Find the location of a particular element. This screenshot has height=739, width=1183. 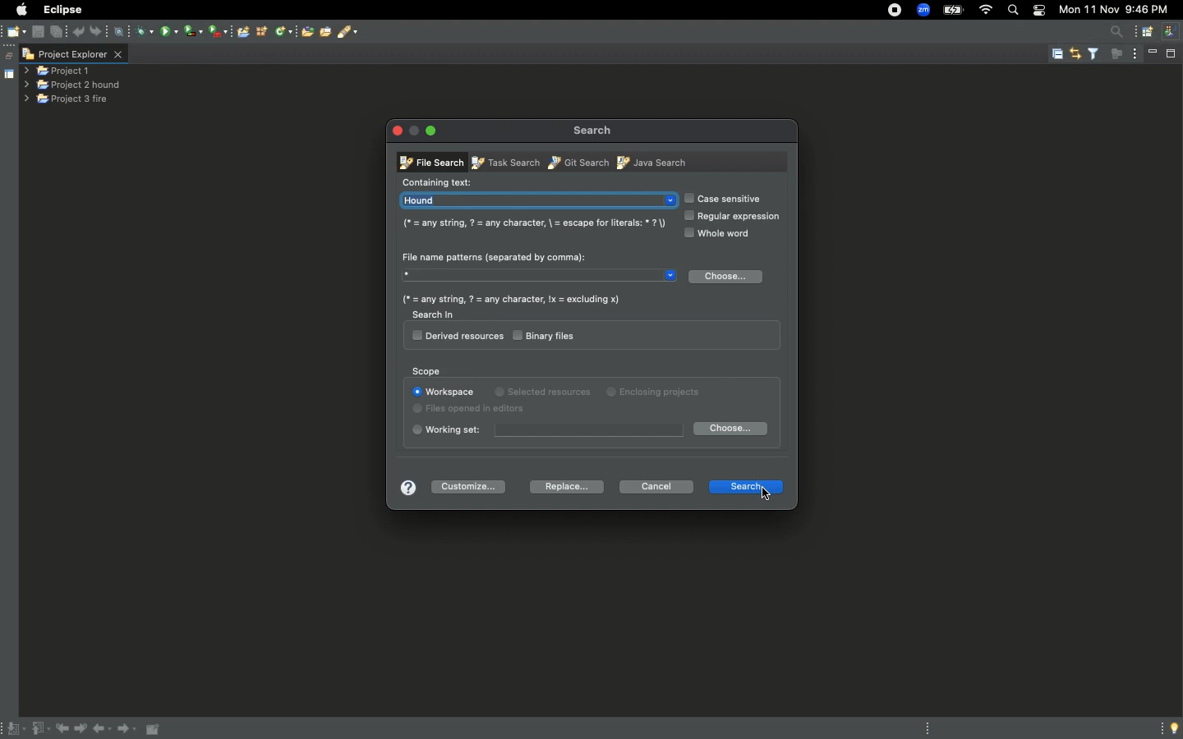

open tasks is located at coordinates (327, 30).